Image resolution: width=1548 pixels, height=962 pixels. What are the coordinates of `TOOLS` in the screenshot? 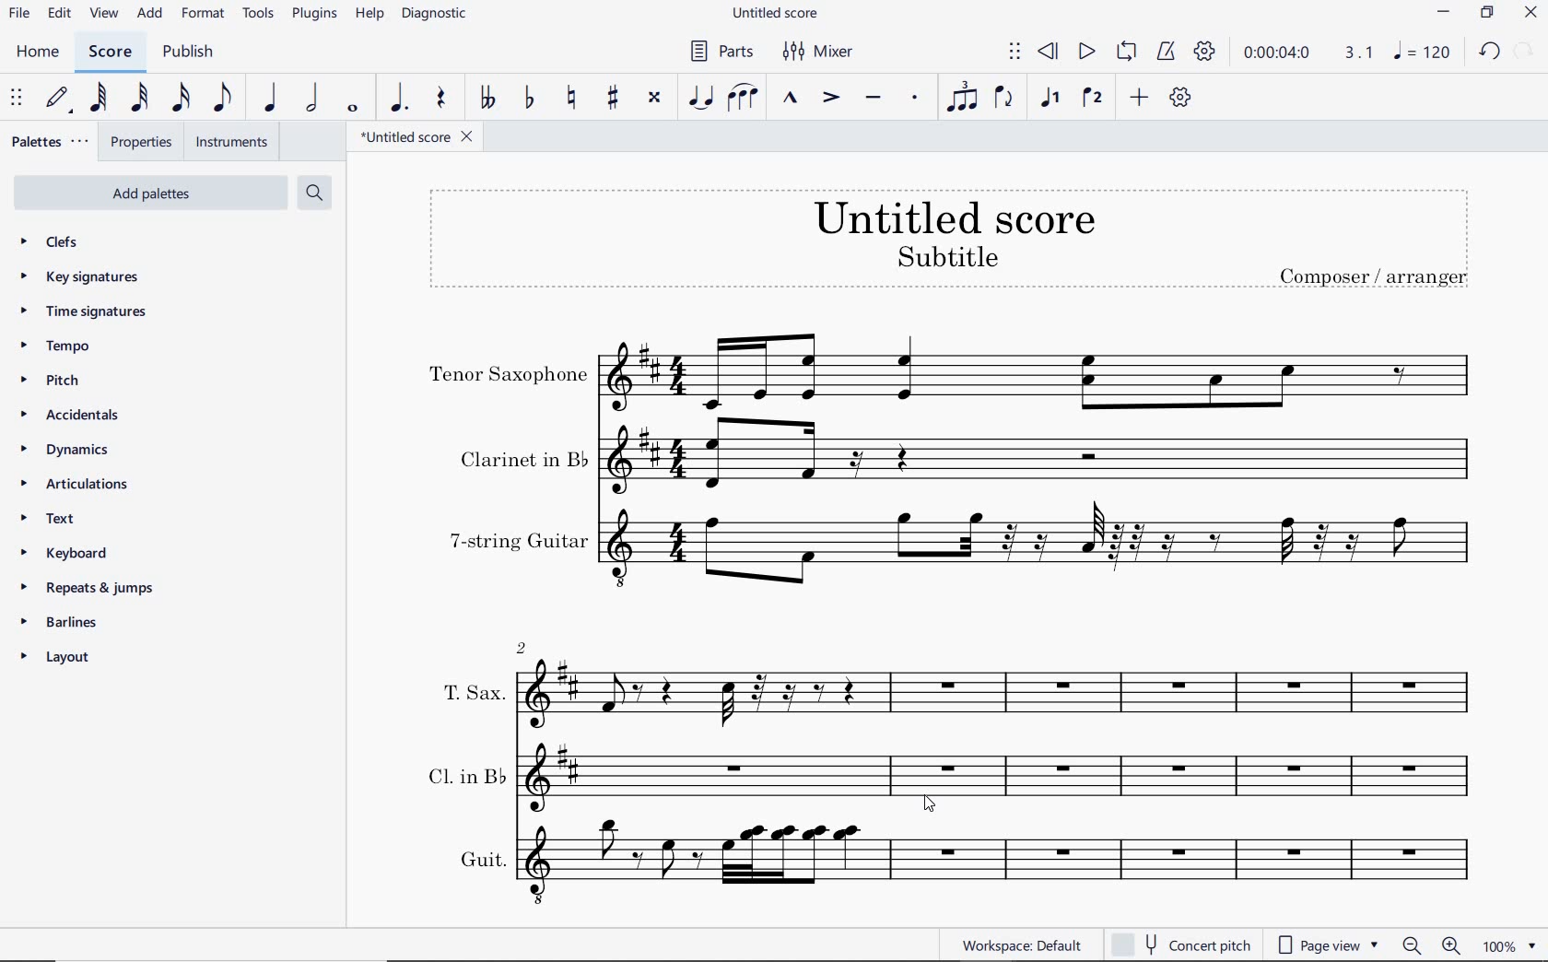 It's located at (259, 15).